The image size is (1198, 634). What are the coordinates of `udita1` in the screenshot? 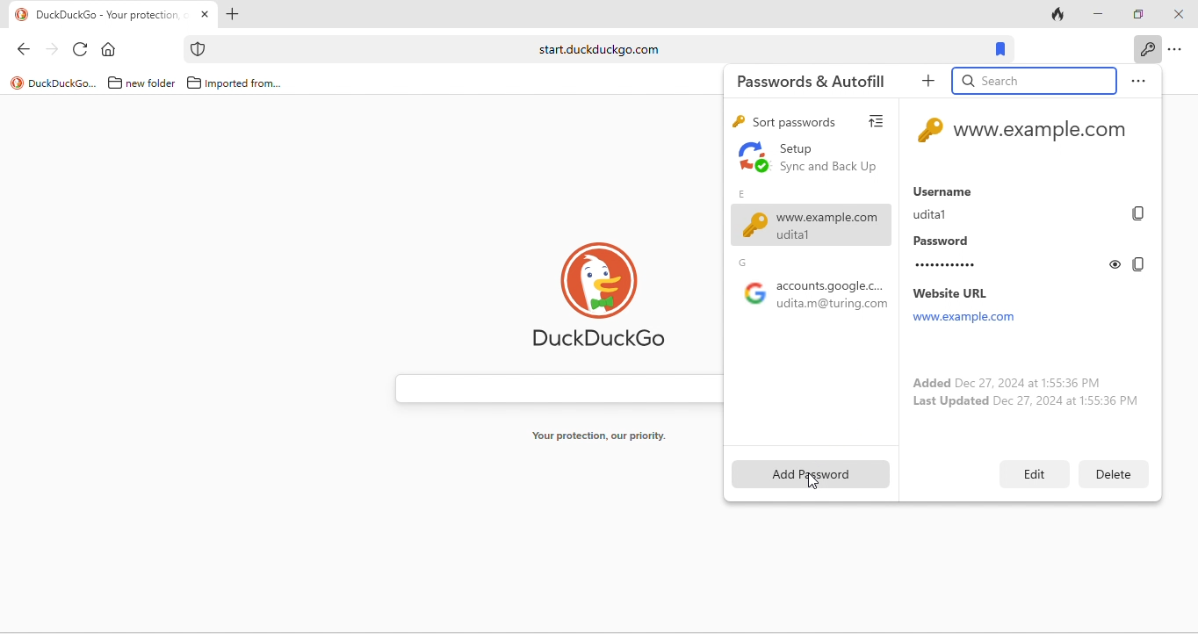 It's located at (933, 215).